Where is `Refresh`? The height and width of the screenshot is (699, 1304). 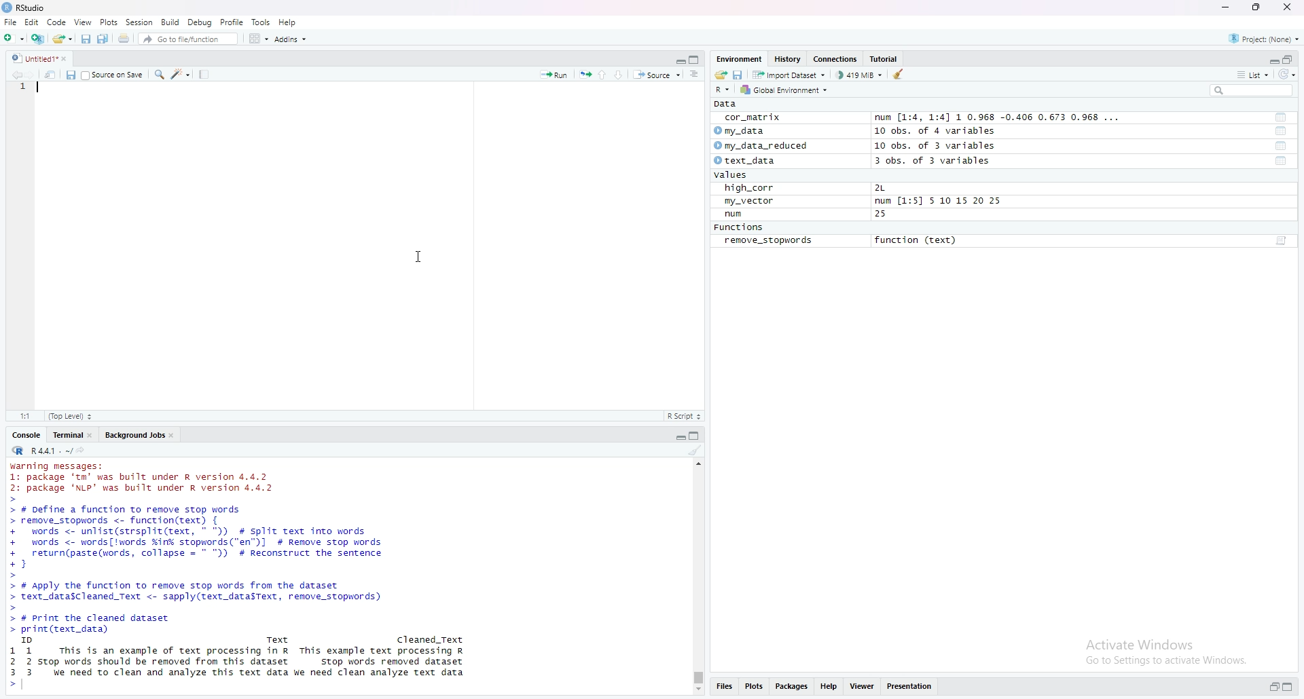
Refresh is located at coordinates (1288, 75).